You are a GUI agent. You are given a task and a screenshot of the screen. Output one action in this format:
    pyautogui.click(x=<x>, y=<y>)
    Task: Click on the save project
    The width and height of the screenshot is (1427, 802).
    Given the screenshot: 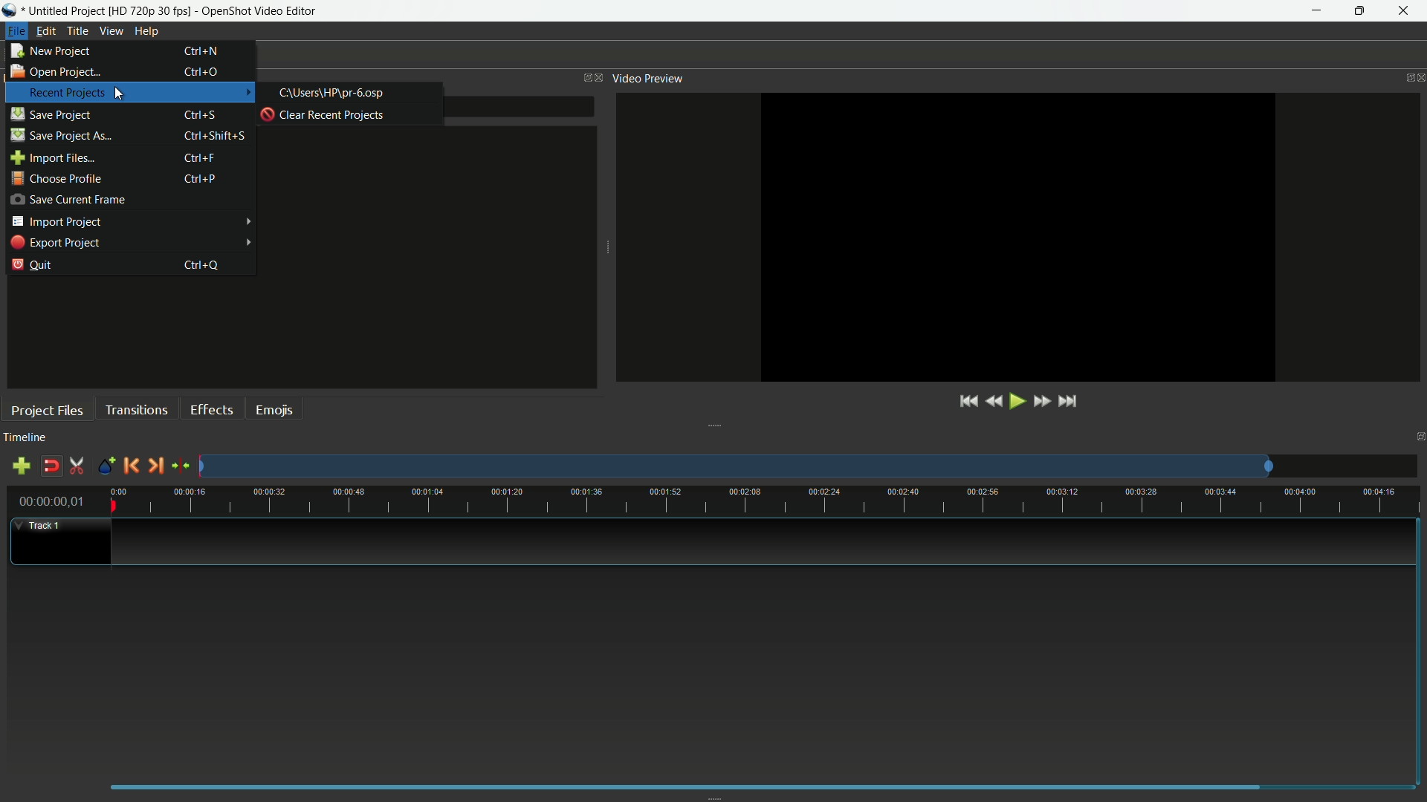 What is the action you would take?
    pyautogui.click(x=51, y=114)
    